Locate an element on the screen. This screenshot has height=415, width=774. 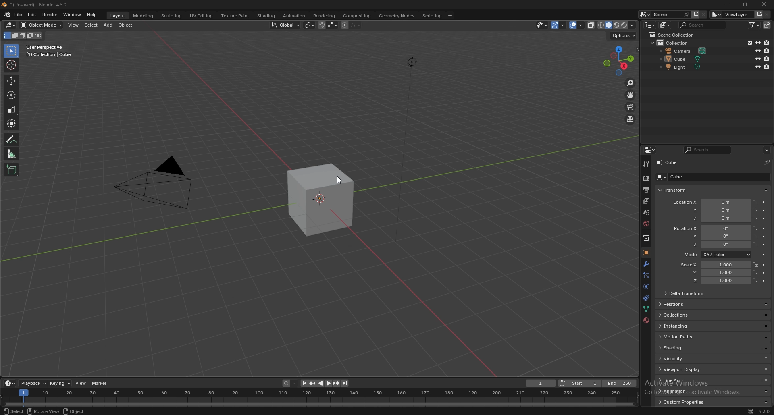
editor type is located at coordinates (10, 383).